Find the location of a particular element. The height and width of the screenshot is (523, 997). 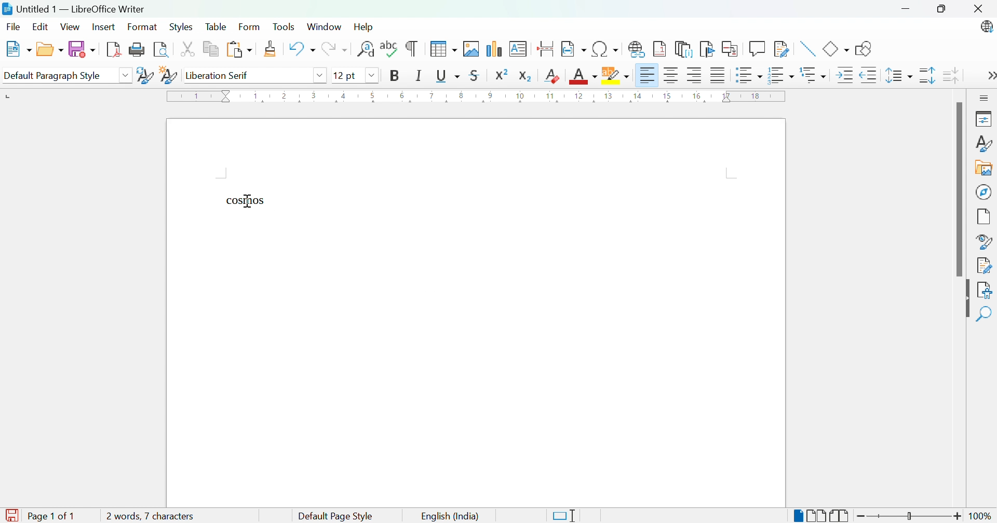

Insert text box is located at coordinates (517, 49).